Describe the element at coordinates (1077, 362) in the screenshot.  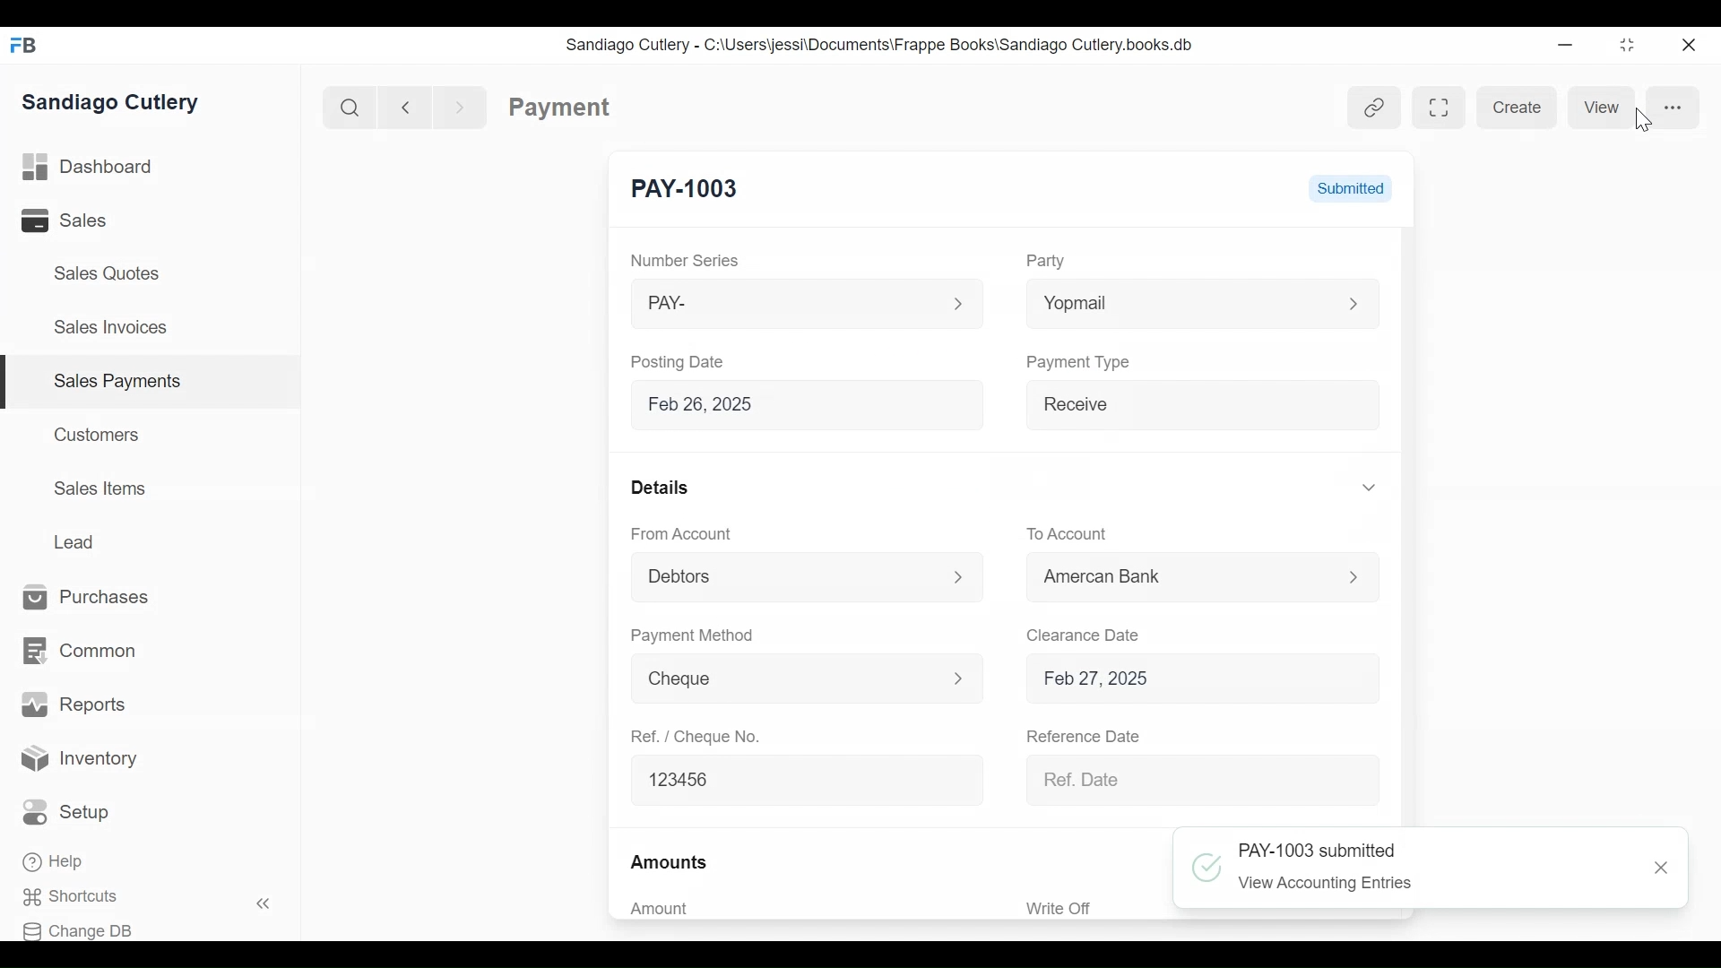
I see `Payment Type` at that location.